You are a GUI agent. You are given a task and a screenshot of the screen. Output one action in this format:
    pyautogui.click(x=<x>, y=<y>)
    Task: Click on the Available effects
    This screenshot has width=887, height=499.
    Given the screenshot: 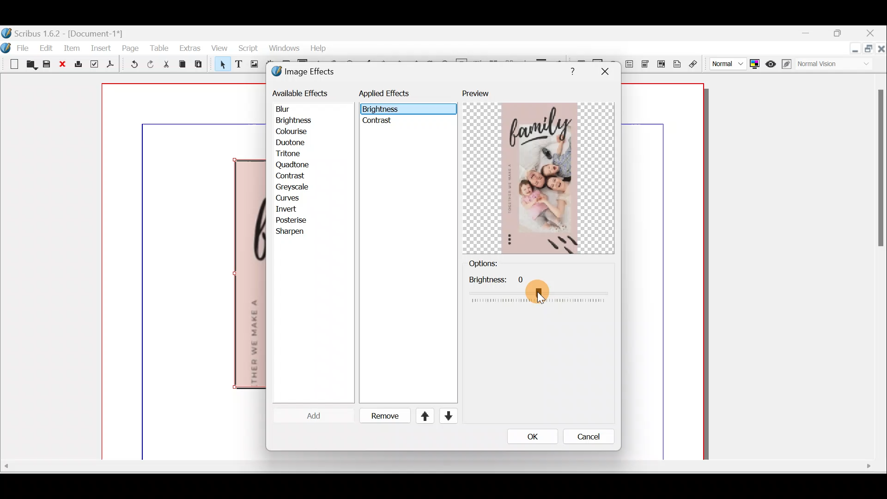 What is the action you would take?
    pyautogui.click(x=302, y=92)
    